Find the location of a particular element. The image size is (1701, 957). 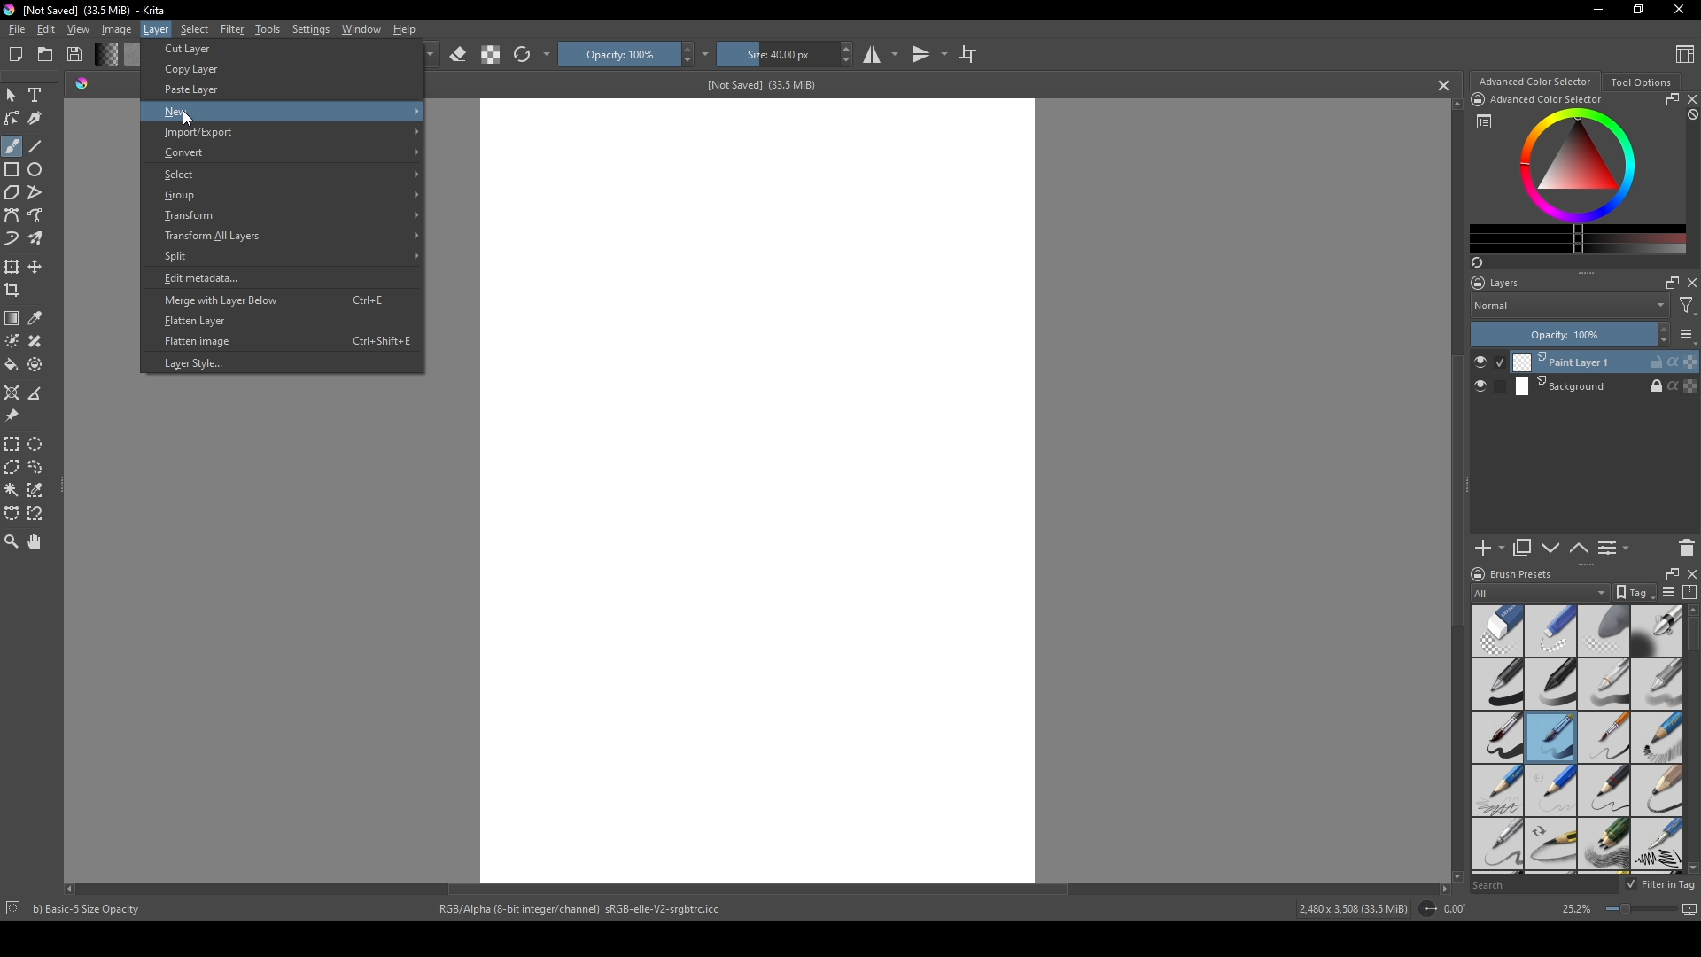

Layer is located at coordinates (156, 29).